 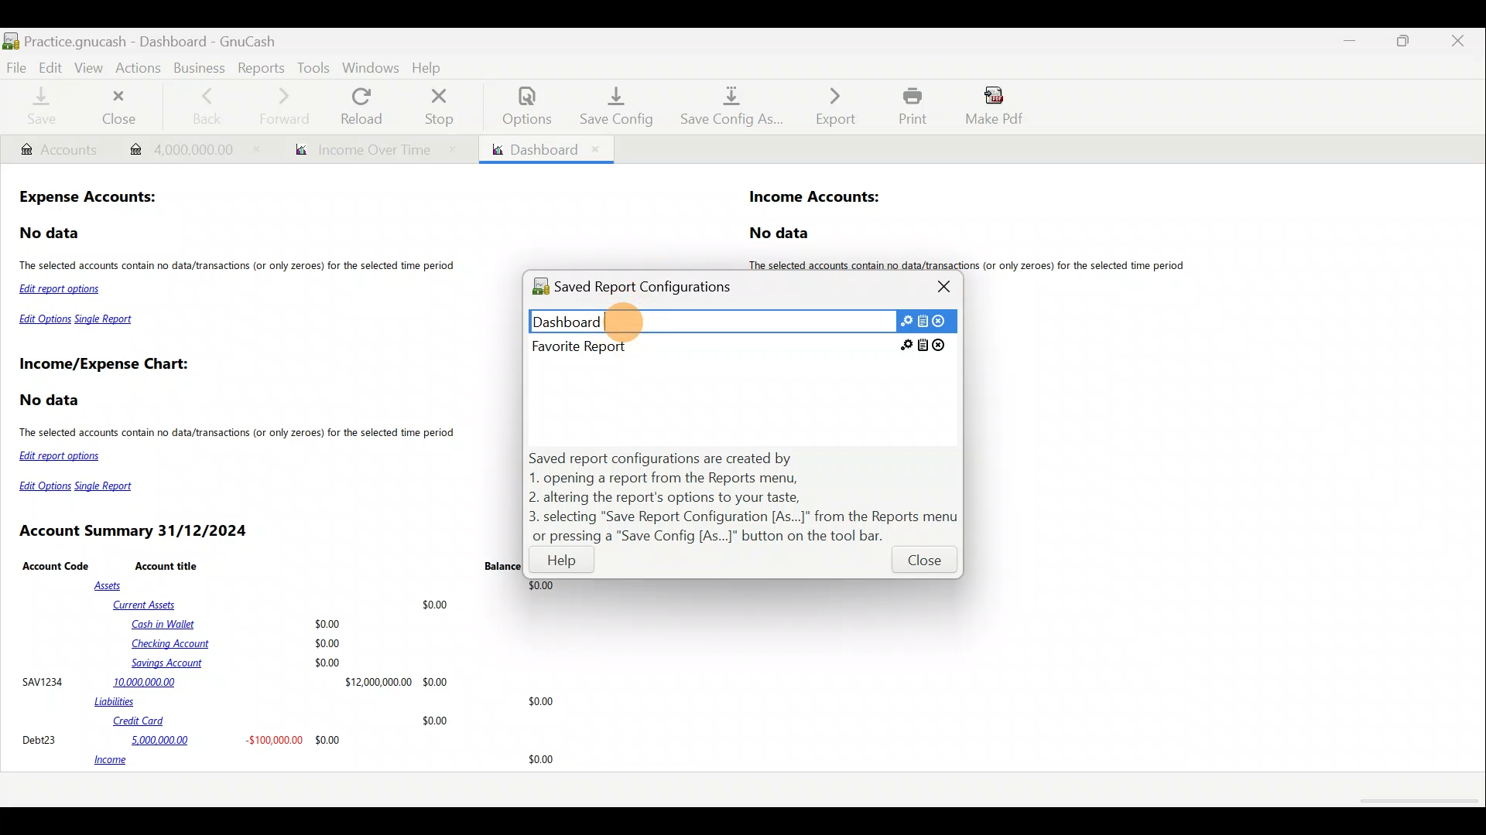 I want to click on Tools, so click(x=313, y=67).